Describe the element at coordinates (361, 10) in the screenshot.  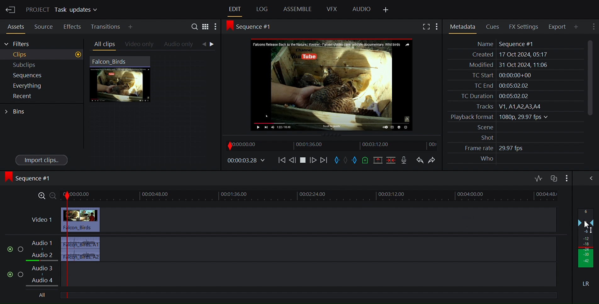
I see `Audio` at that location.